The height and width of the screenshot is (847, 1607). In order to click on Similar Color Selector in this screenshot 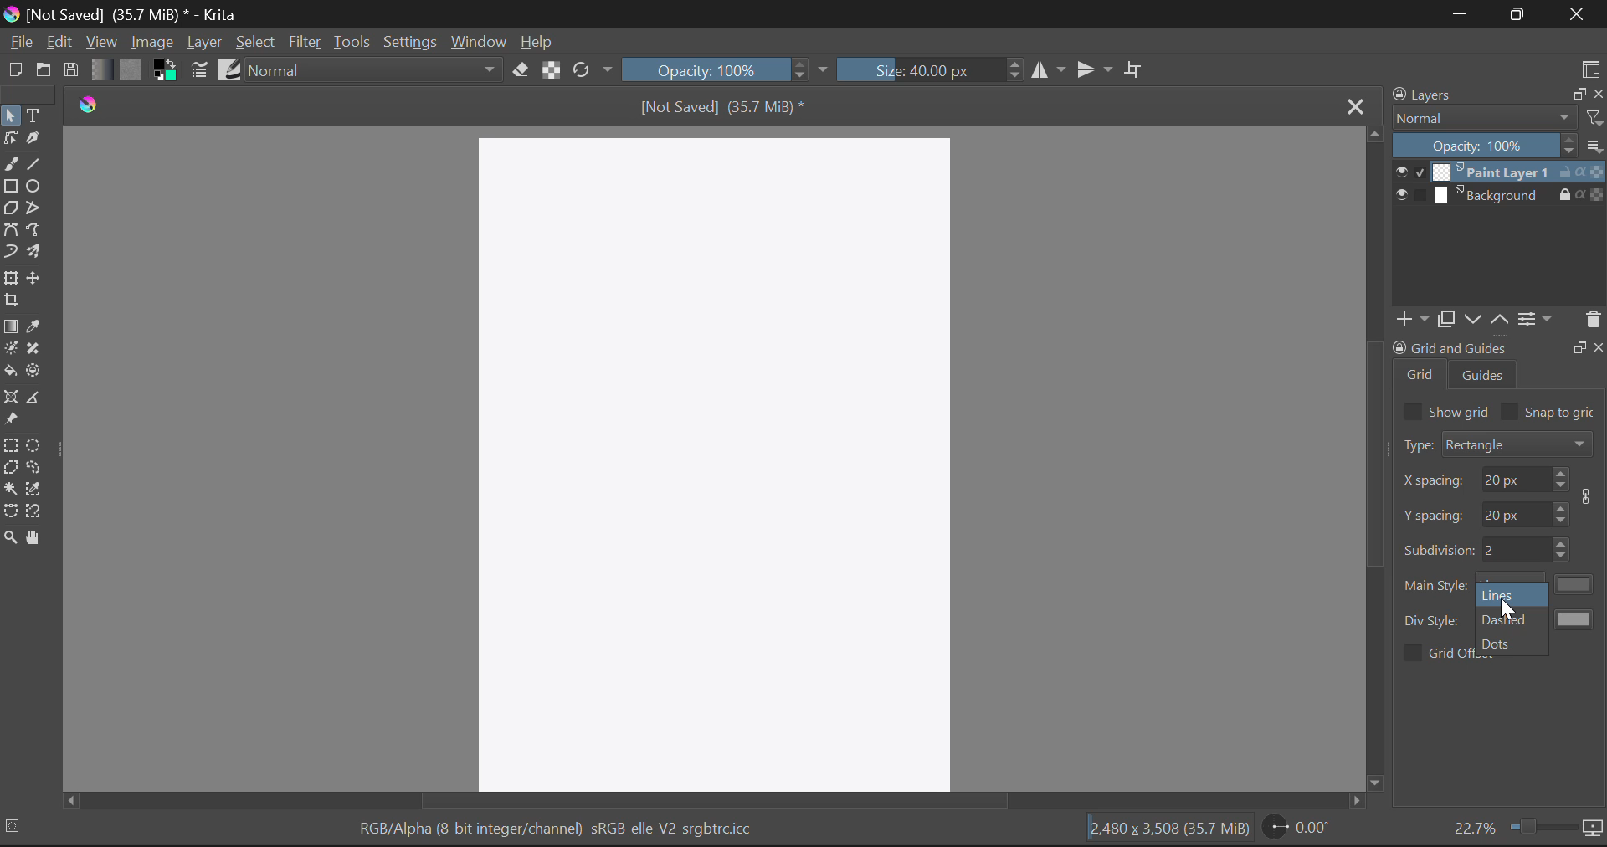, I will do `click(34, 488)`.